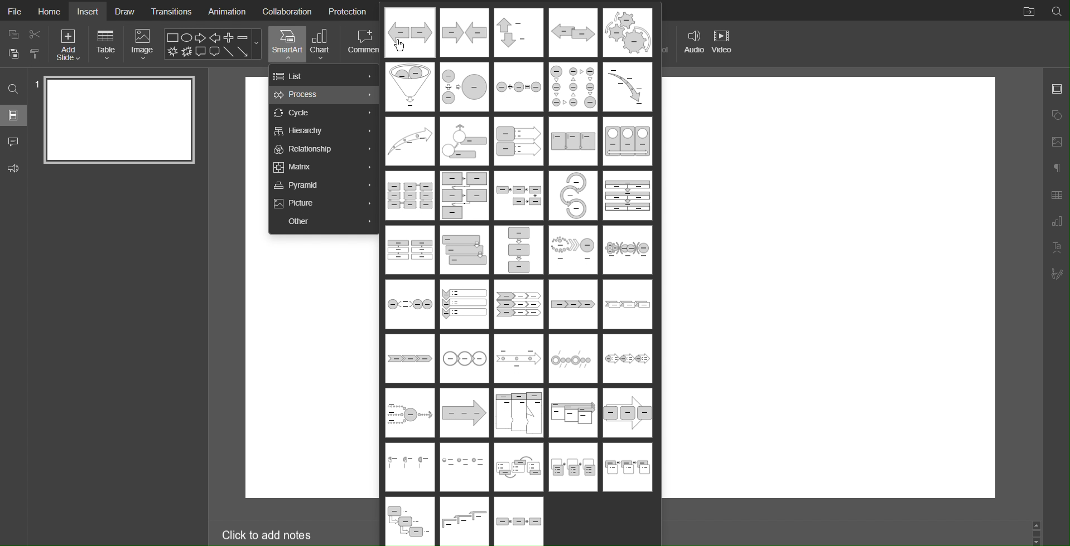  Describe the element at coordinates (462, 86) in the screenshot. I see `Process Template 7` at that location.